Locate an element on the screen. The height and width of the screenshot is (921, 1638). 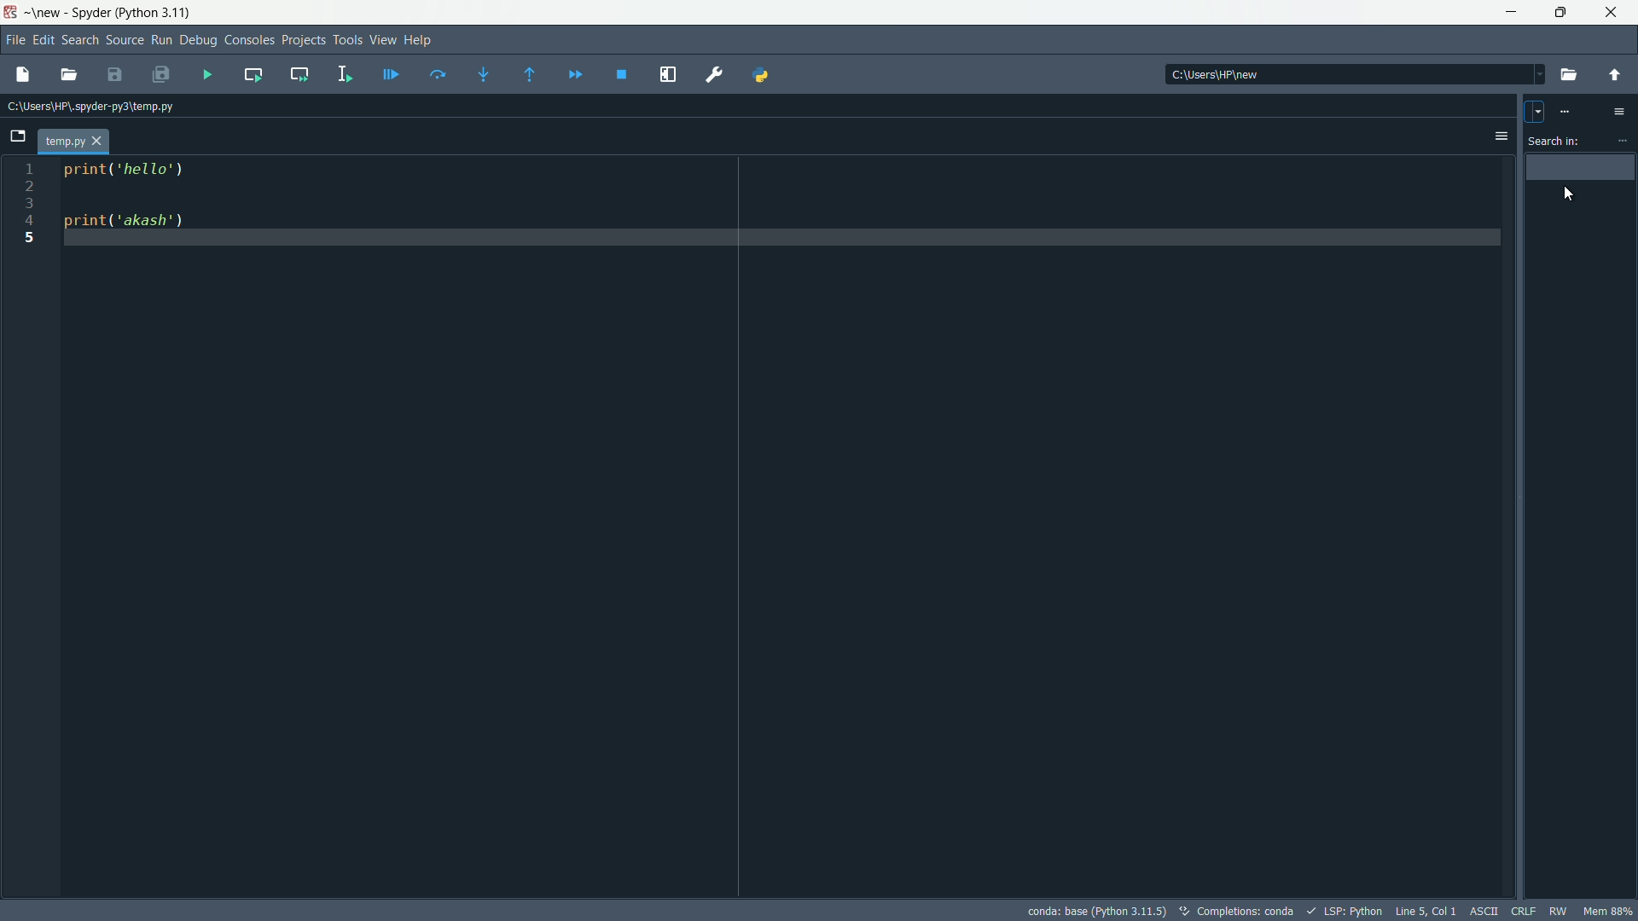
temp.py is located at coordinates (75, 142).